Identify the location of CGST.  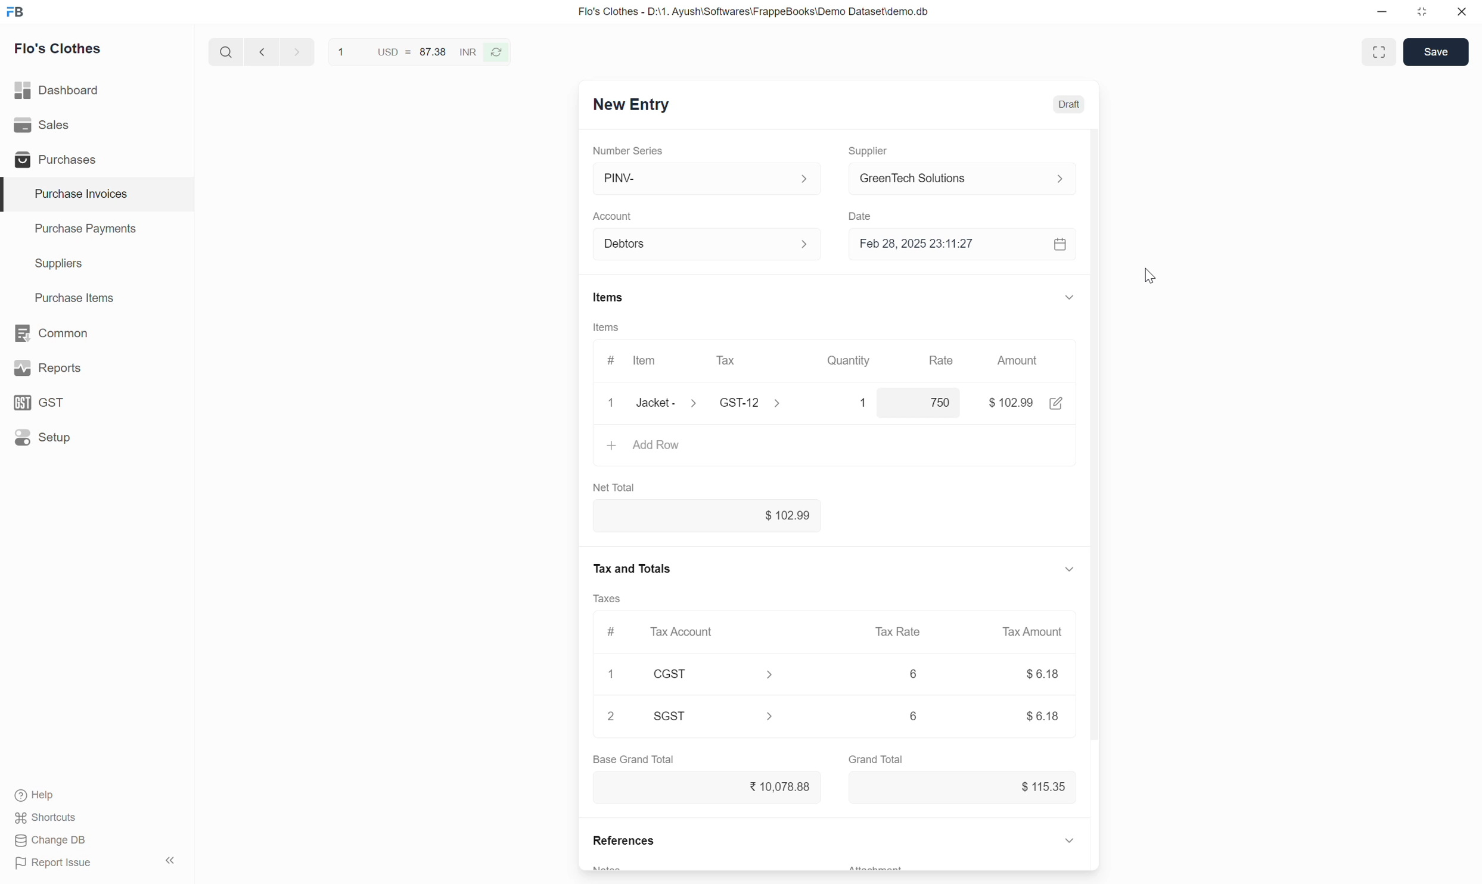
(713, 674).